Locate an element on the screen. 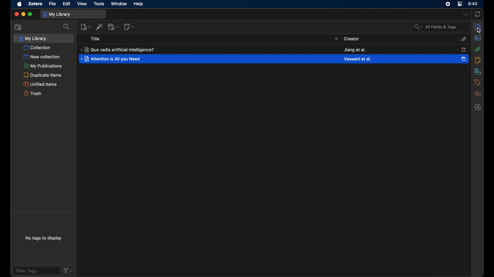  edit is located at coordinates (67, 4).